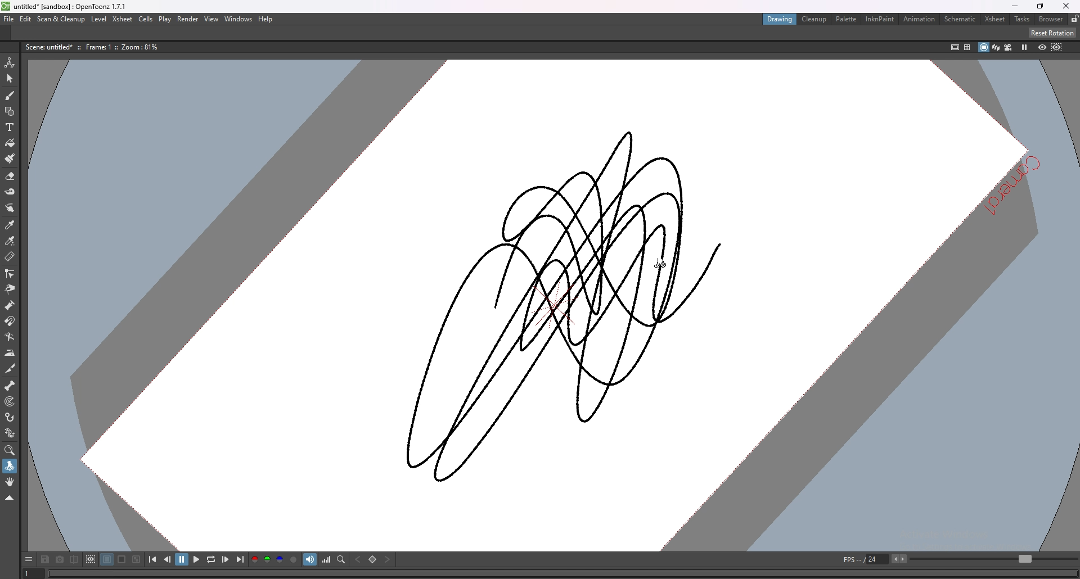 This screenshot has width=1080, height=579. I want to click on cursor, so click(664, 264).